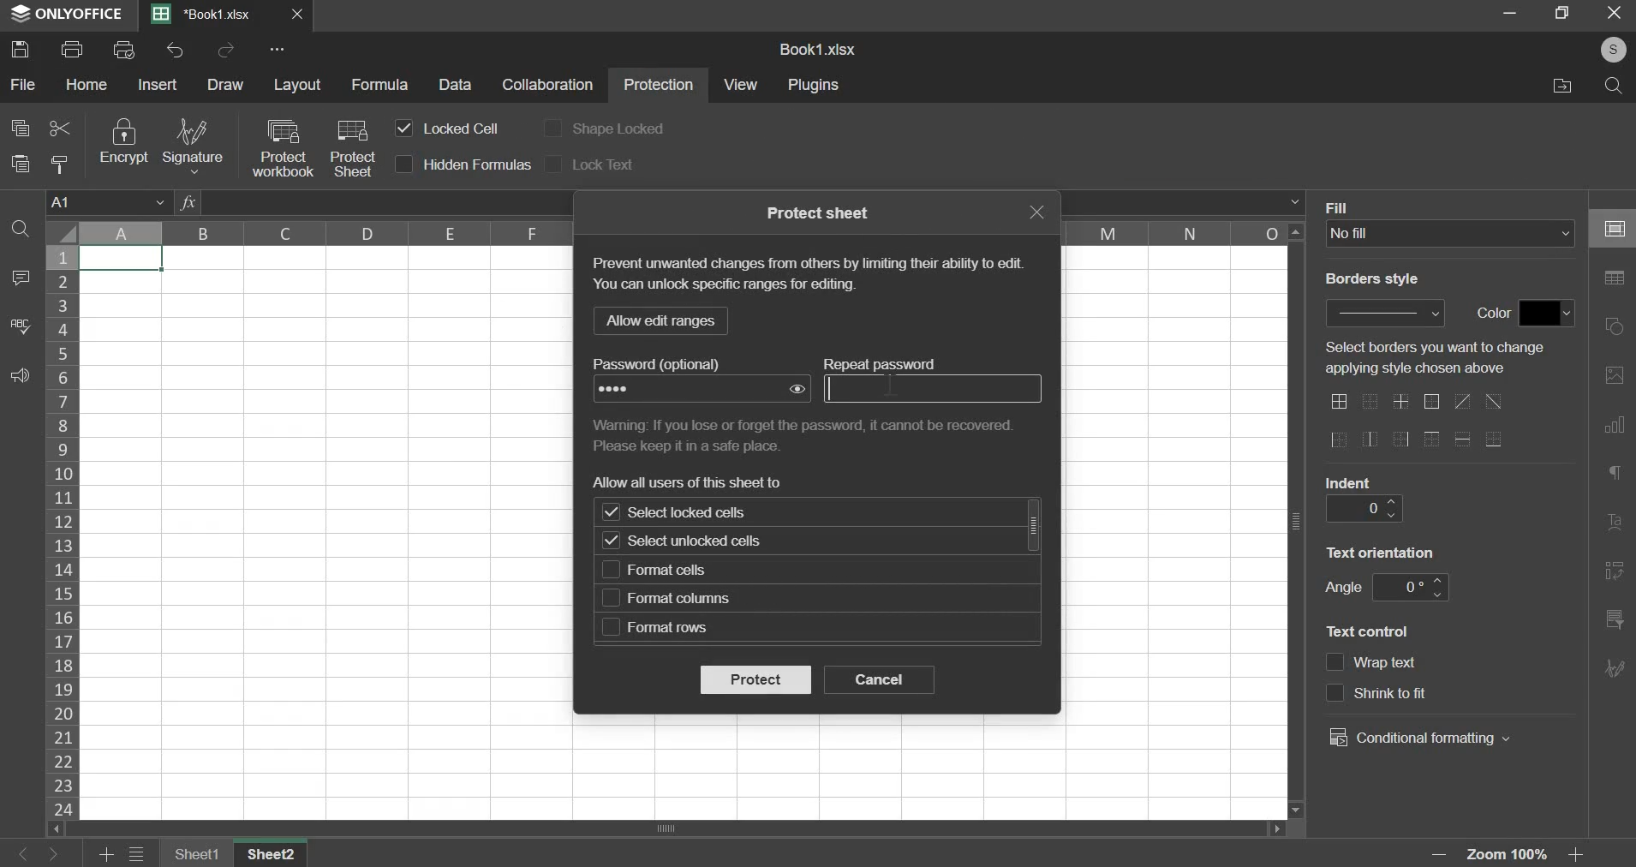 The image size is (1636, 867). What do you see at coordinates (1614, 618) in the screenshot?
I see `right side bar` at bounding box center [1614, 618].